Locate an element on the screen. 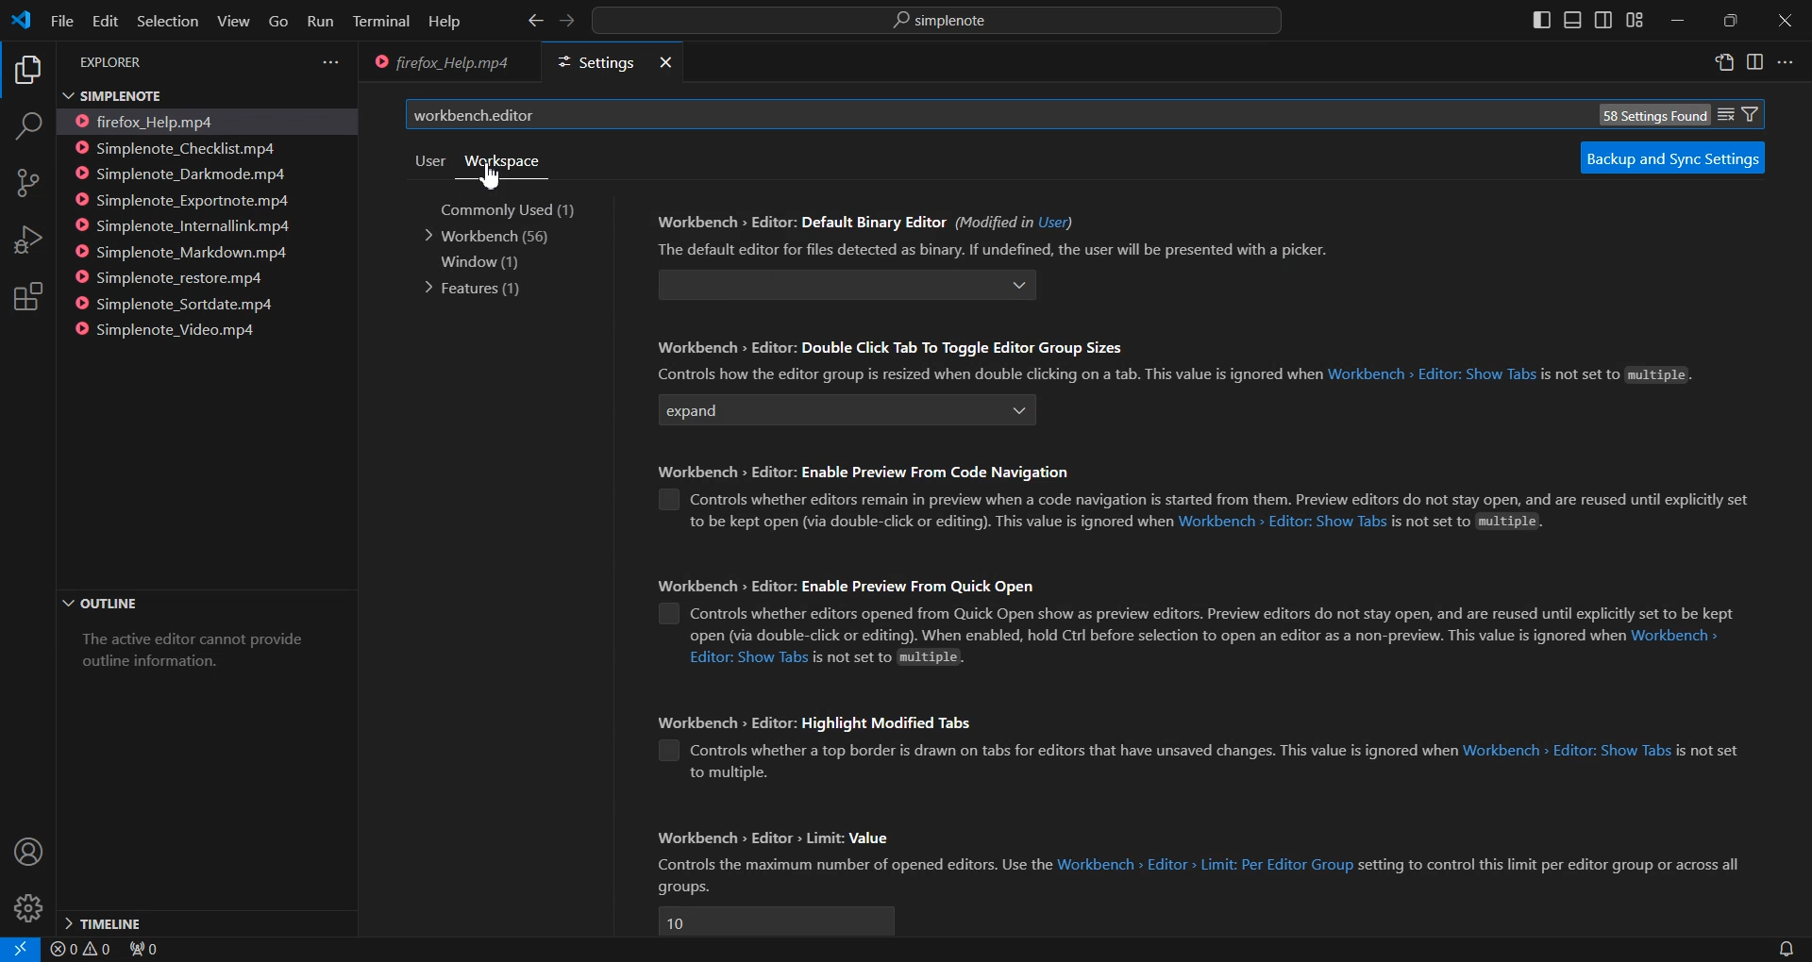 The width and height of the screenshot is (1812, 962). Hyperlink for file adress is located at coordinates (1432, 376).